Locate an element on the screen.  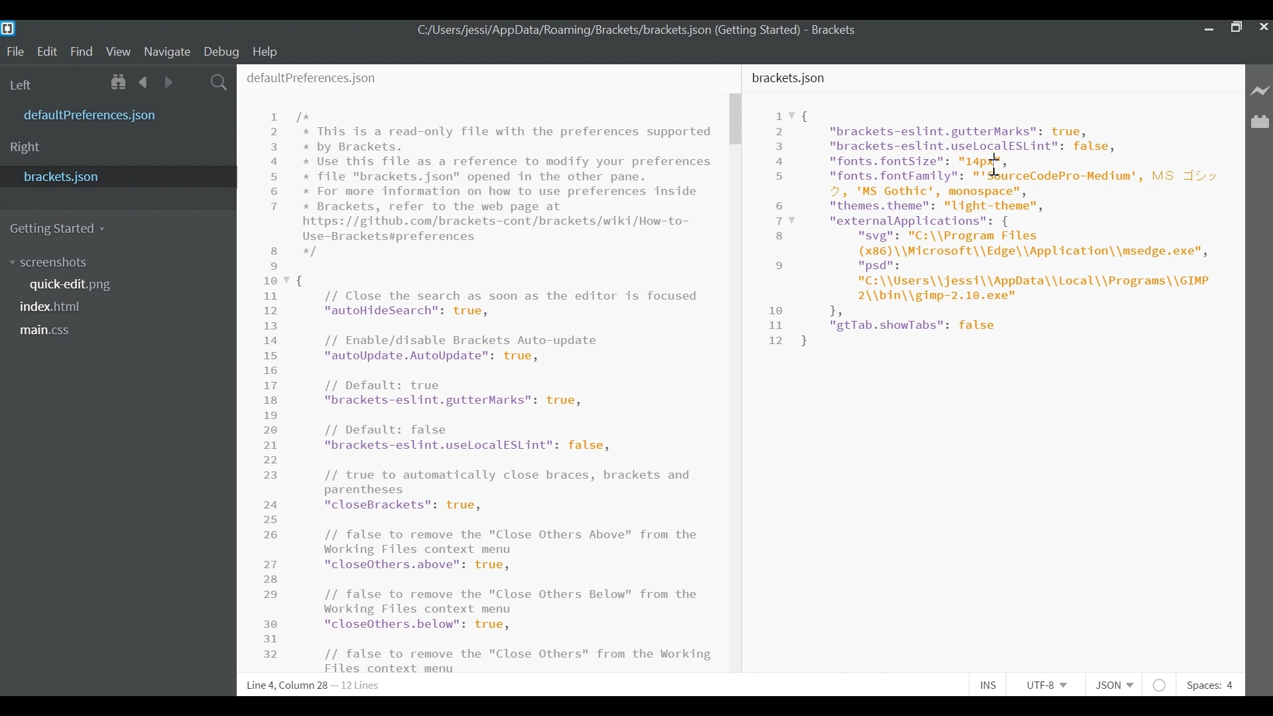
defaultPreferences.json  is located at coordinates (328, 75).